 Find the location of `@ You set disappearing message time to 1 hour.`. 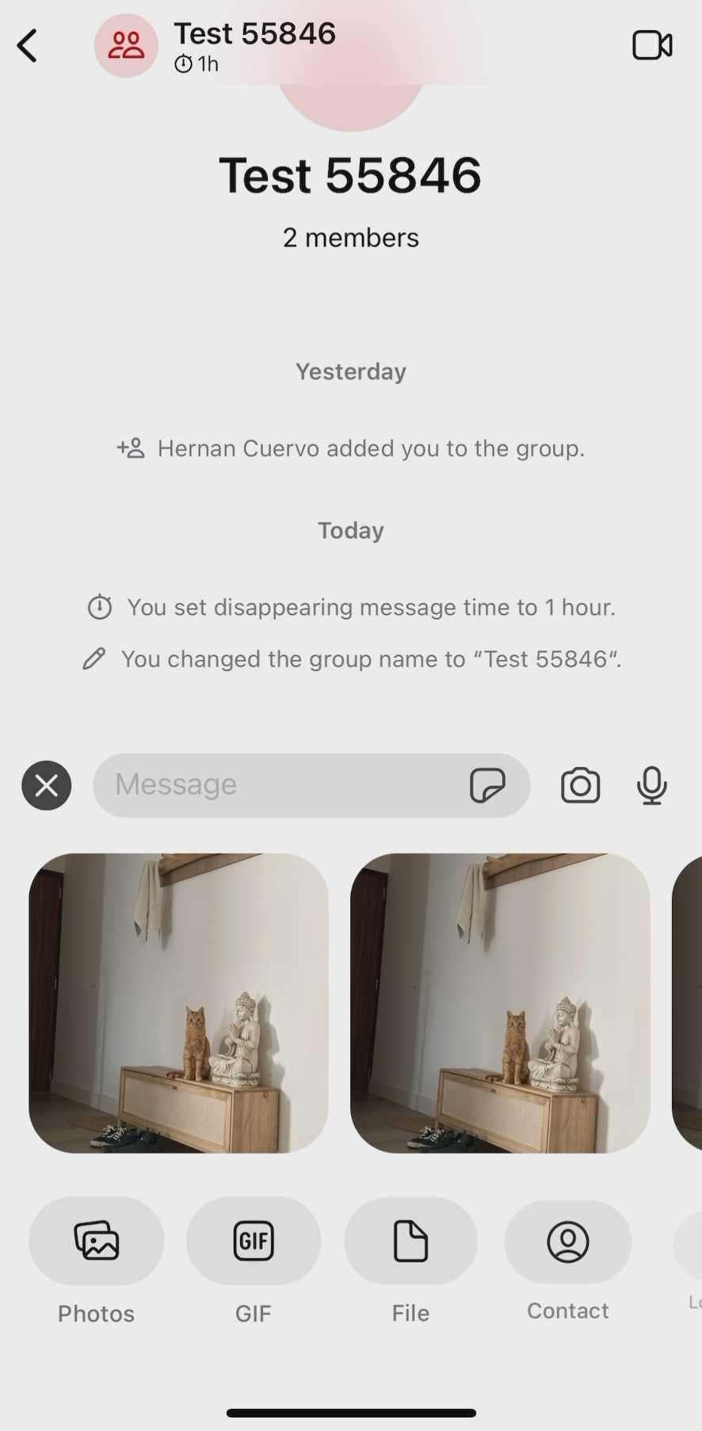

@ You set disappearing message time to 1 hour. is located at coordinates (349, 604).